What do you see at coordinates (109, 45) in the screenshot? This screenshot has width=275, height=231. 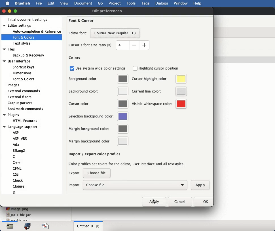 I see `cursor font ratio` at bounding box center [109, 45].